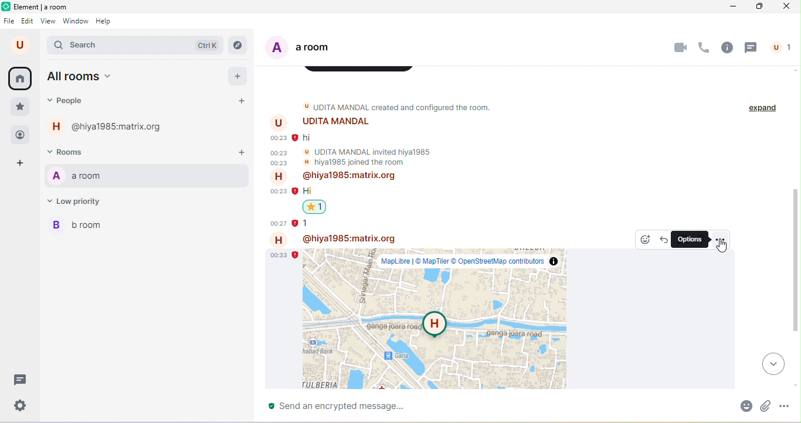 The width and height of the screenshot is (801, 423). I want to click on room info, so click(727, 47).